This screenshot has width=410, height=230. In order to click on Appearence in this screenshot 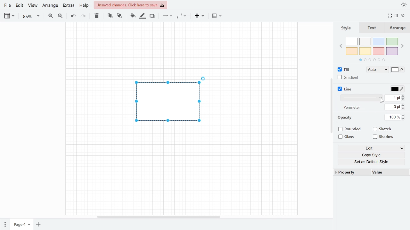, I will do `click(404, 4)`.